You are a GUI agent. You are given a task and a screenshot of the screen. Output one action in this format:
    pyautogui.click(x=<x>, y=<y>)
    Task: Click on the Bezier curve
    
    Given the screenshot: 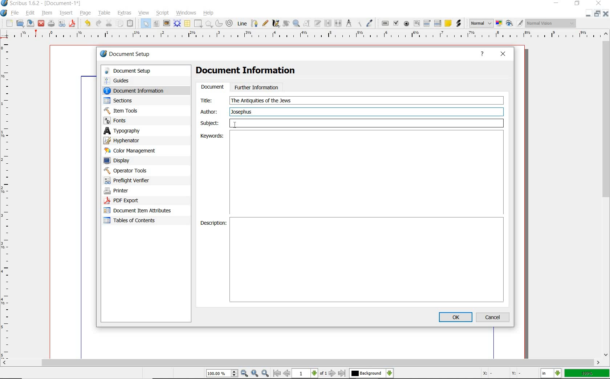 What is the action you would take?
    pyautogui.click(x=254, y=23)
    